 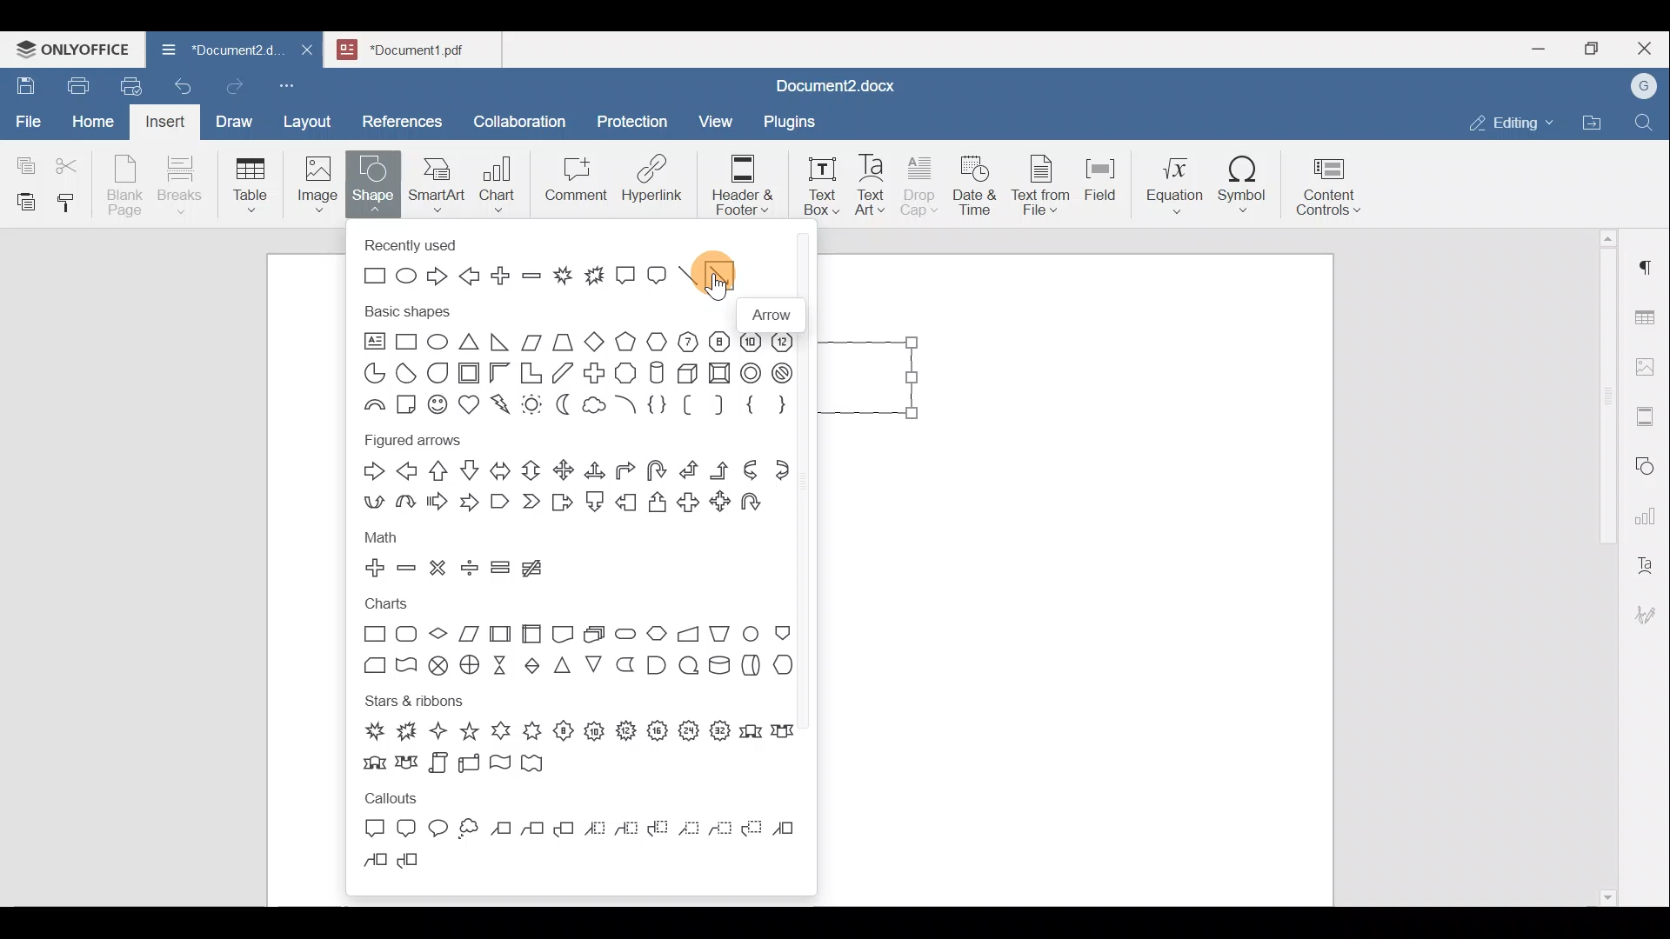 What do you see at coordinates (179, 83) in the screenshot?
I see `Undo` at bounding box center [179, 83].